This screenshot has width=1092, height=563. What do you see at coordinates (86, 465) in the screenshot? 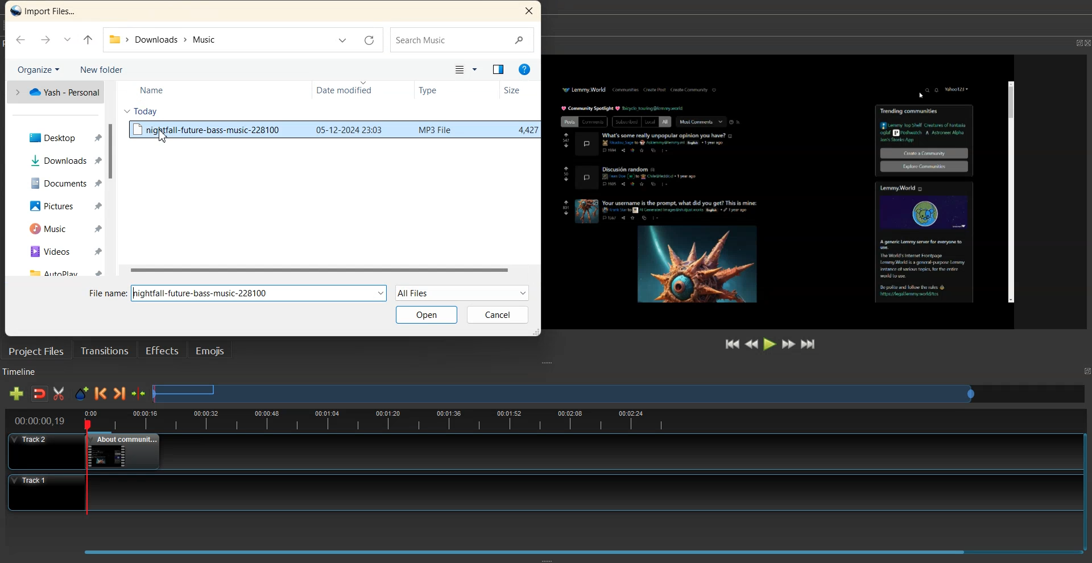
I see `playhead` at bounding box center [86, 465].